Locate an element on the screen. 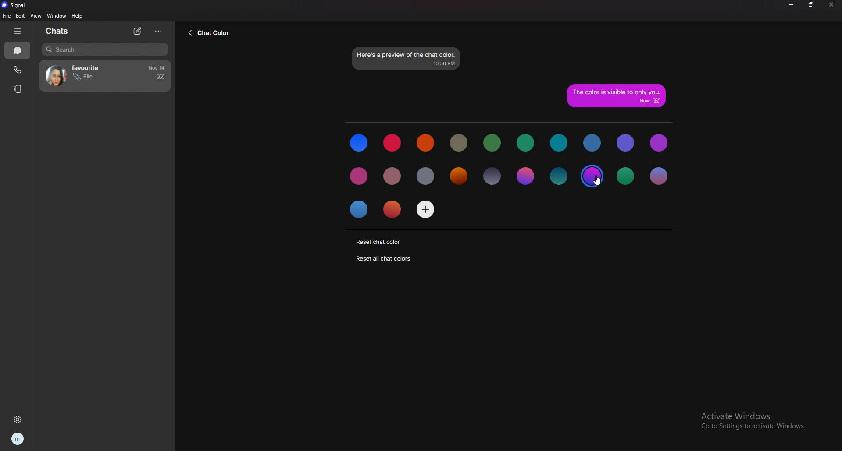  color is located at coordinates (626, 144).